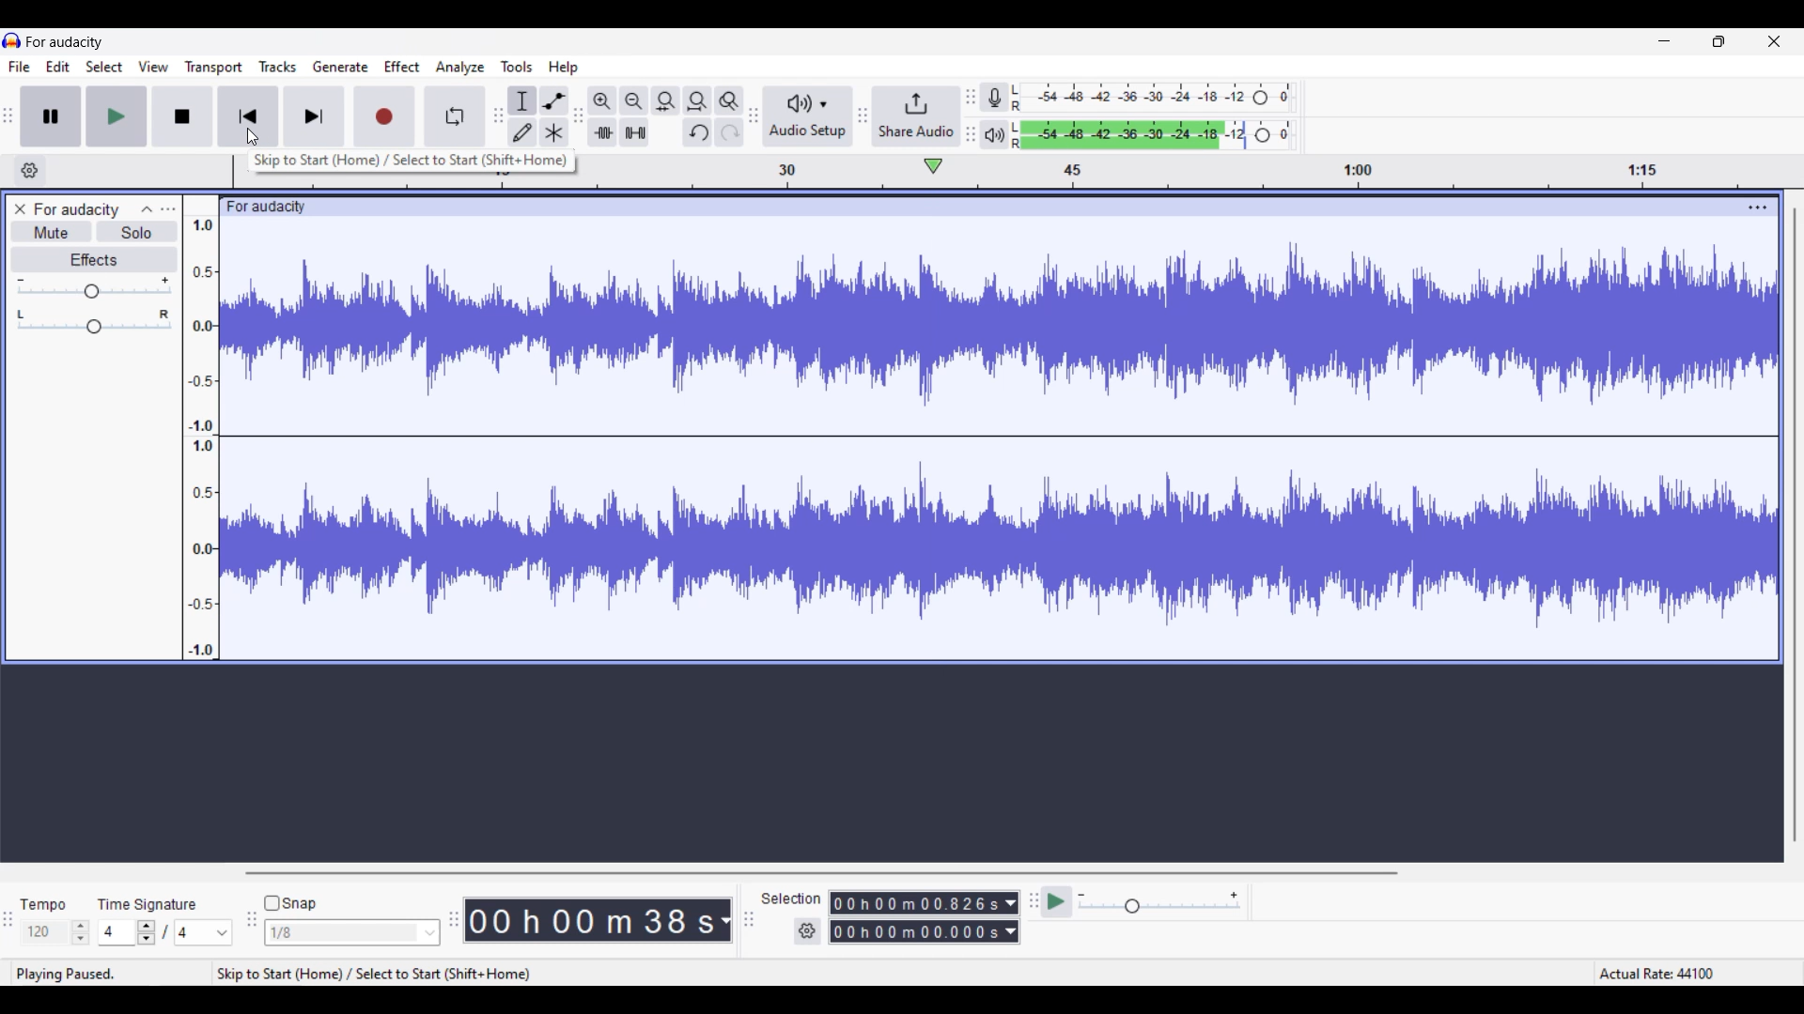 The image size is (1804, 1014). Describe the element at coordinates (1774, 41) in the screenshot. I see `Close interface` at that location.